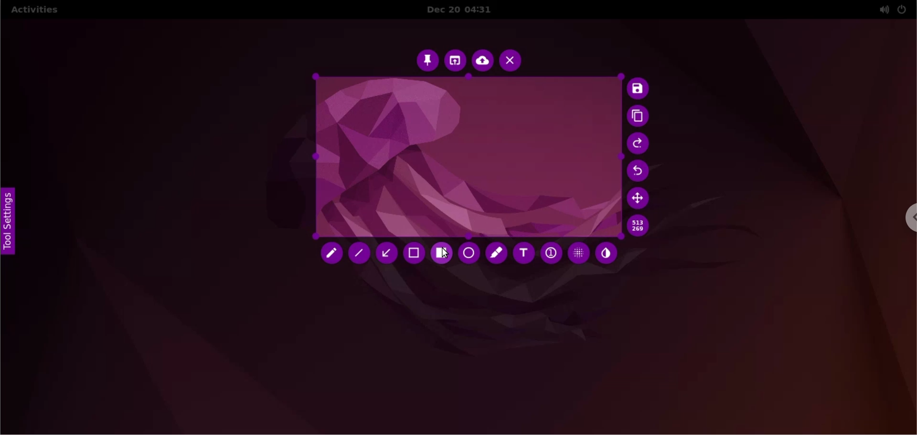 This screenshot has height=435, width=917. I want to click on line tool, so click(359, 253).